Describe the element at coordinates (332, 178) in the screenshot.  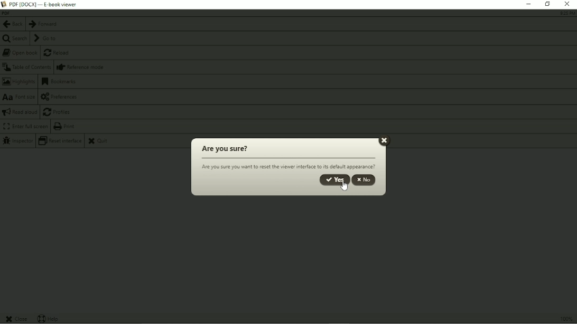
I see `Yes` at that location.